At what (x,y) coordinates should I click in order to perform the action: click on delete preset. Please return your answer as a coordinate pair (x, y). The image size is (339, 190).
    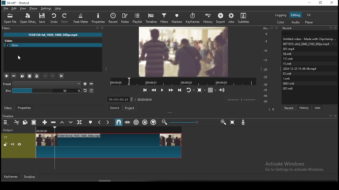
    Looking at the image, I should click on (92, 83).